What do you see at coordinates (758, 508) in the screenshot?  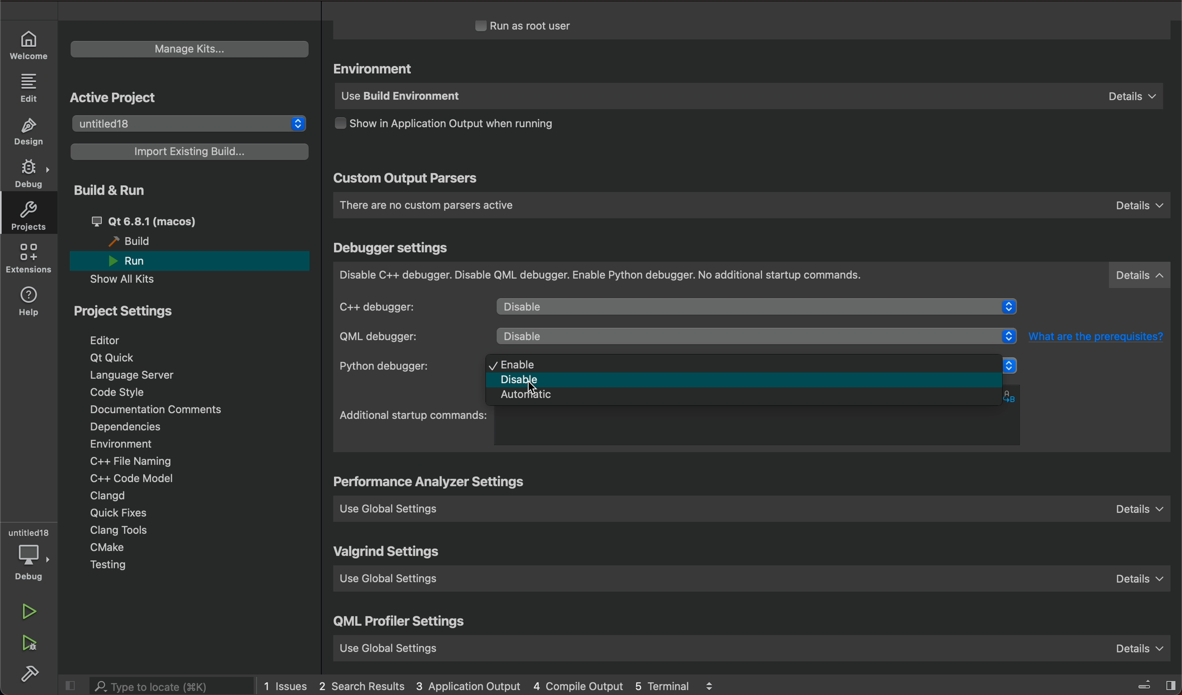 I see `use global ` at bounding box center [758, 508].